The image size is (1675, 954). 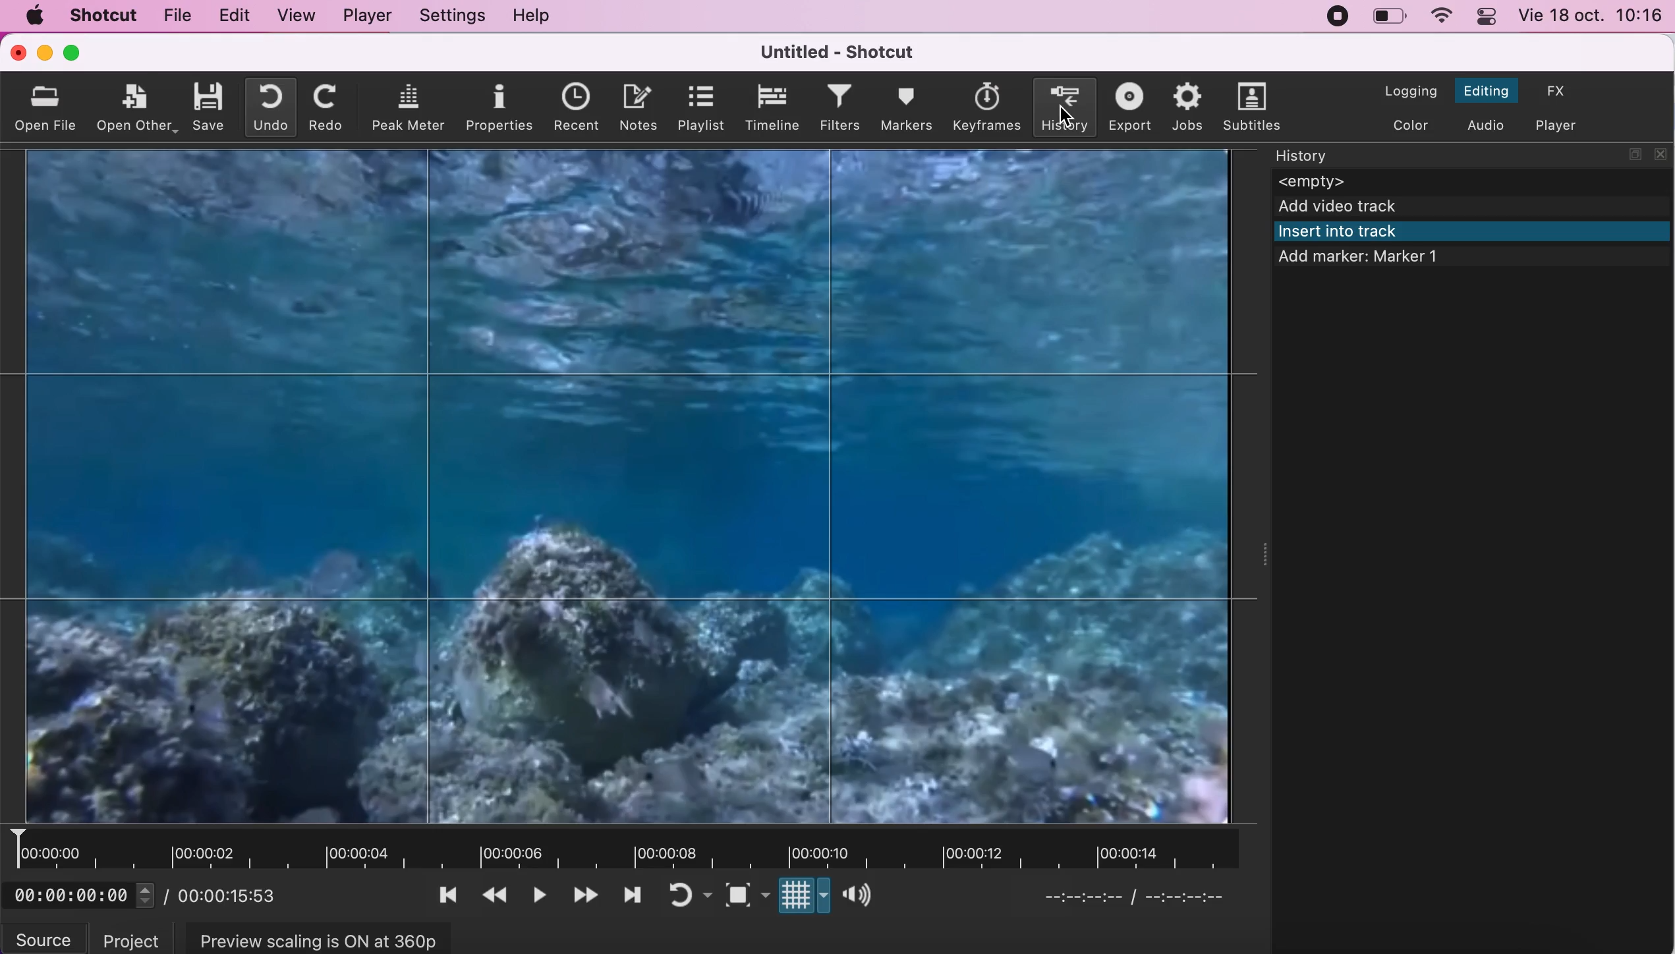 What do you see at coordinates (770, 107) in the screenshot?
I see `timeline` at bounding box center [770, 107].